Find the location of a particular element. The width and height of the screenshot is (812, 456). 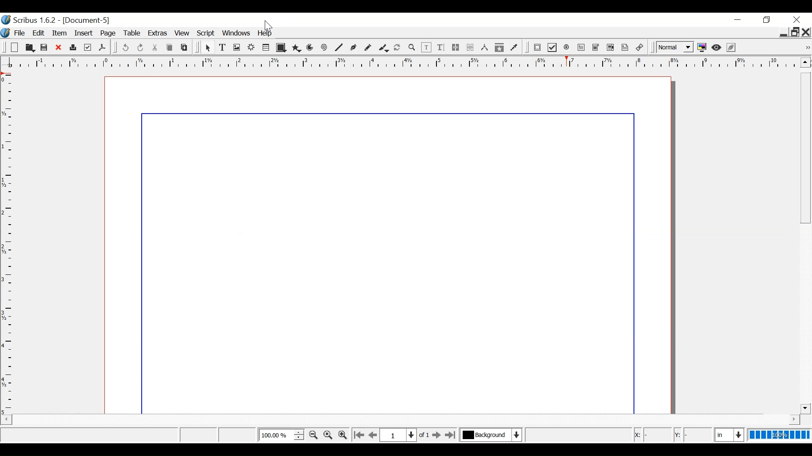

Open is located at coordinates (14, 48).